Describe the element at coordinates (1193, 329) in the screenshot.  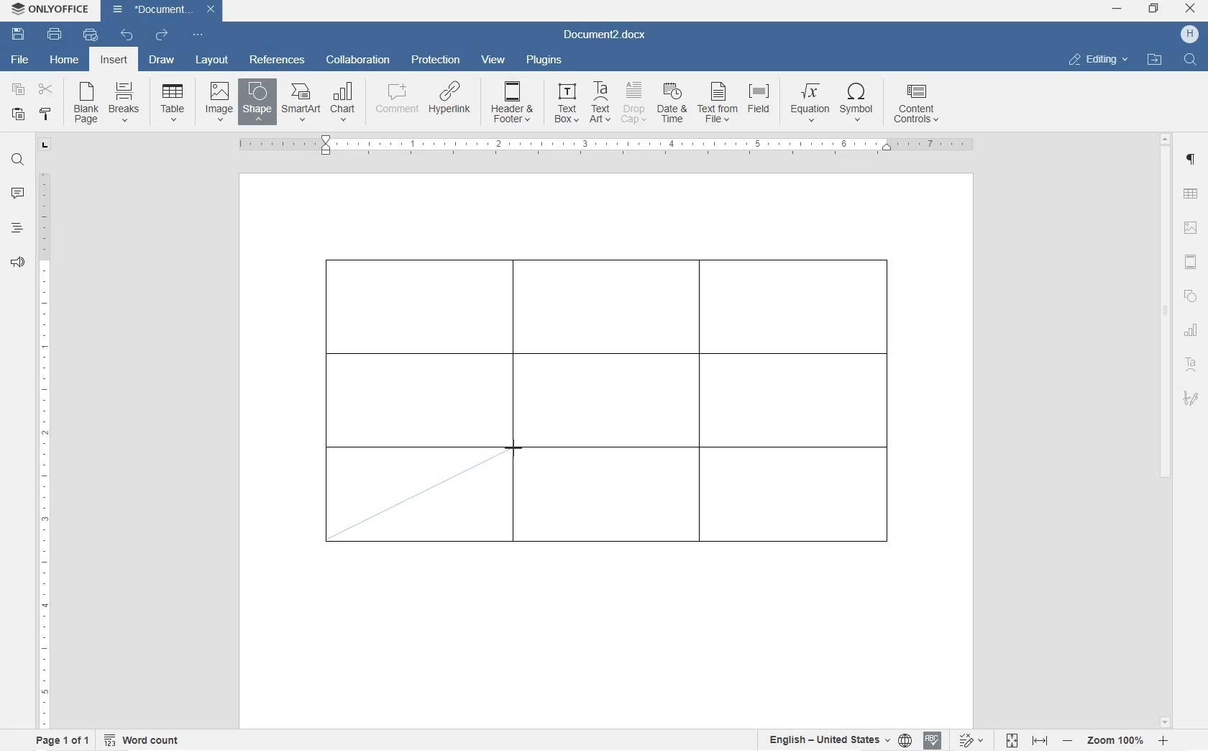
I see `chart` at that location.